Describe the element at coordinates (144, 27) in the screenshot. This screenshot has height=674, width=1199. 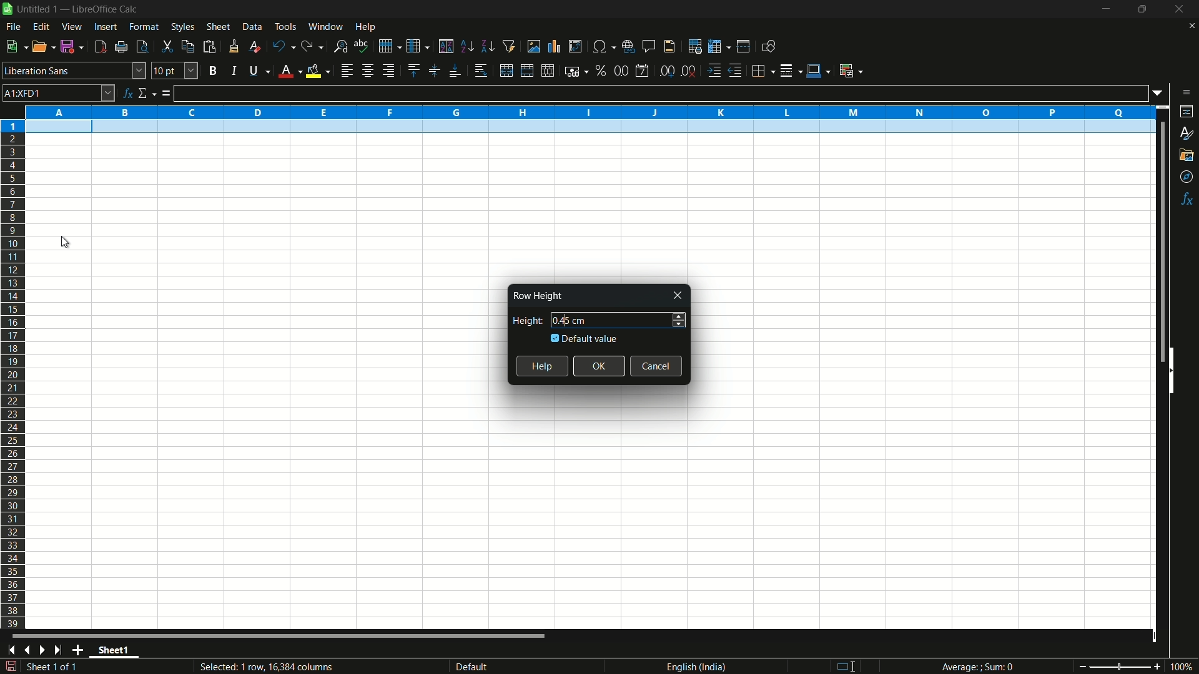
I see `format menu` at that location.